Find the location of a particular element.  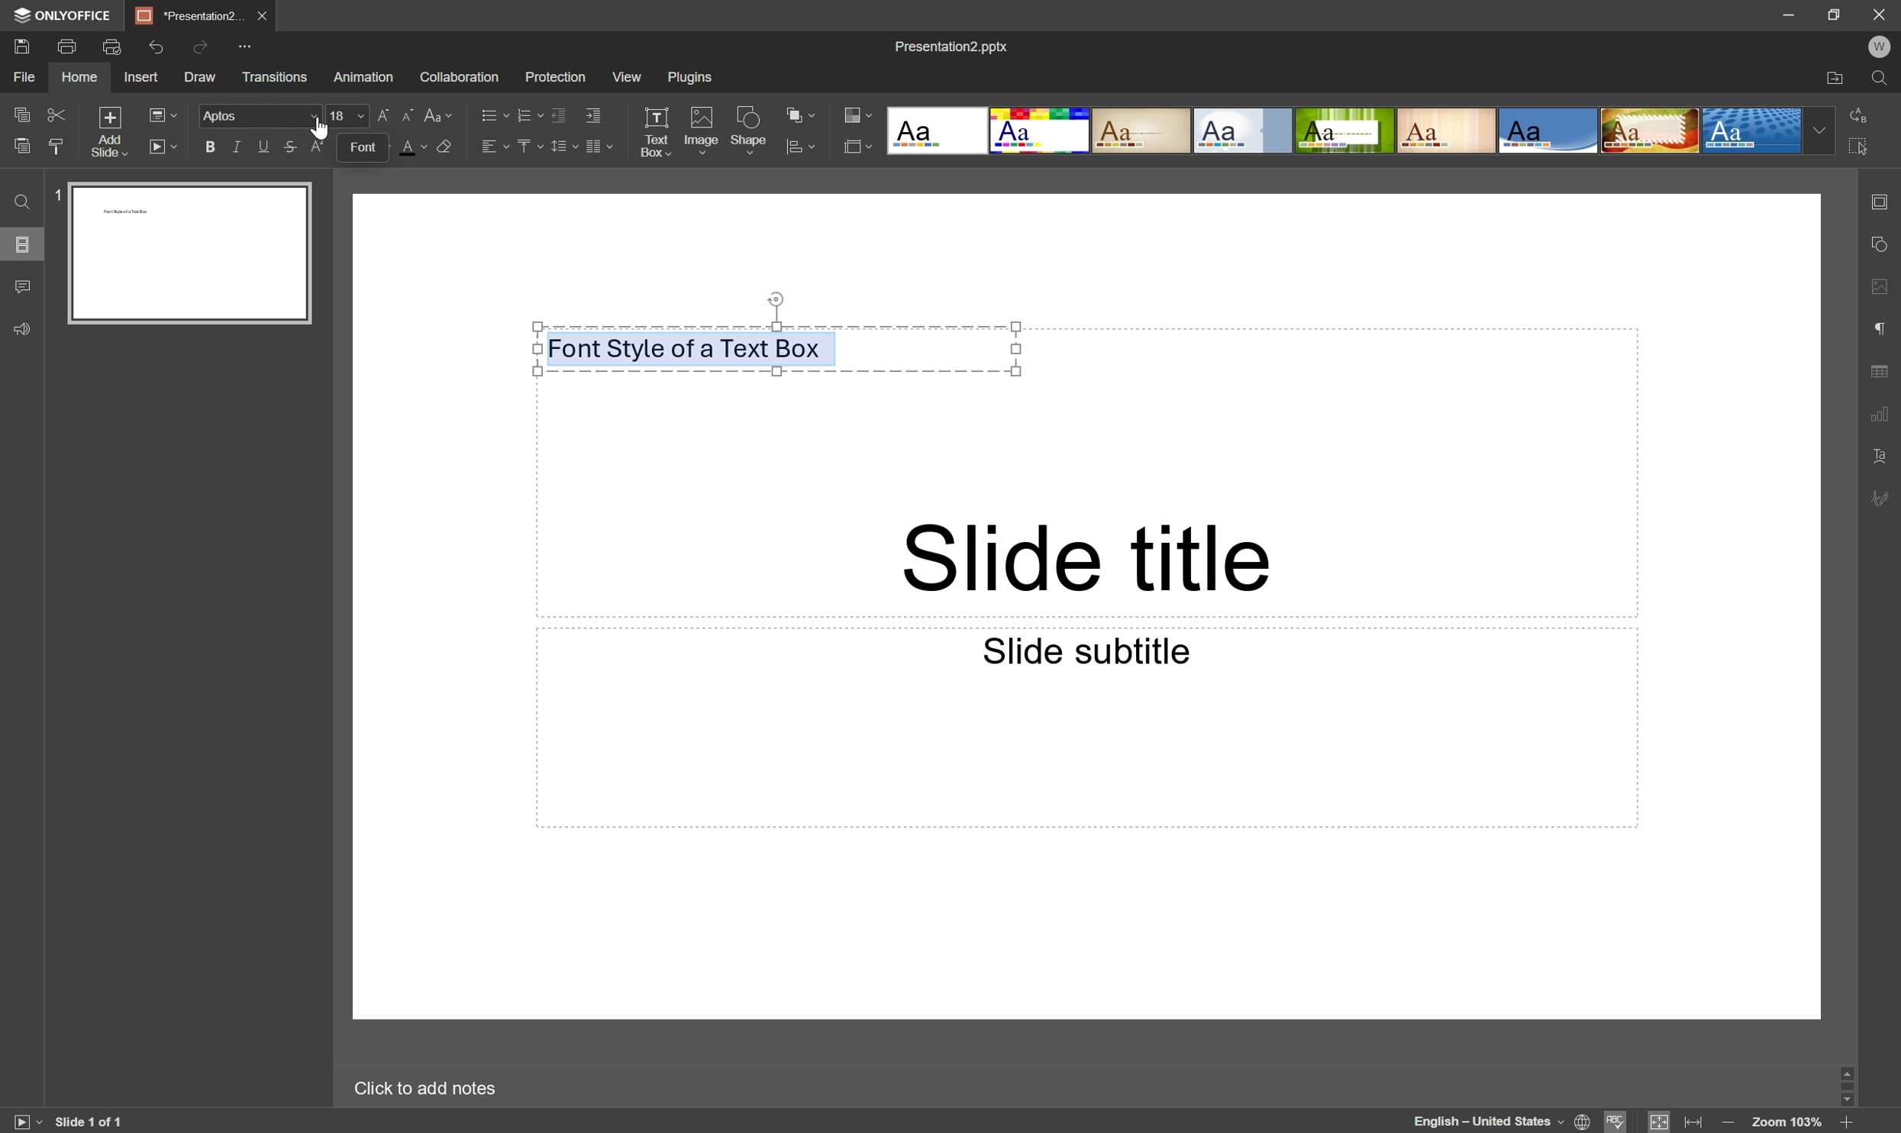

Underline is located at coordinates (265, 144).